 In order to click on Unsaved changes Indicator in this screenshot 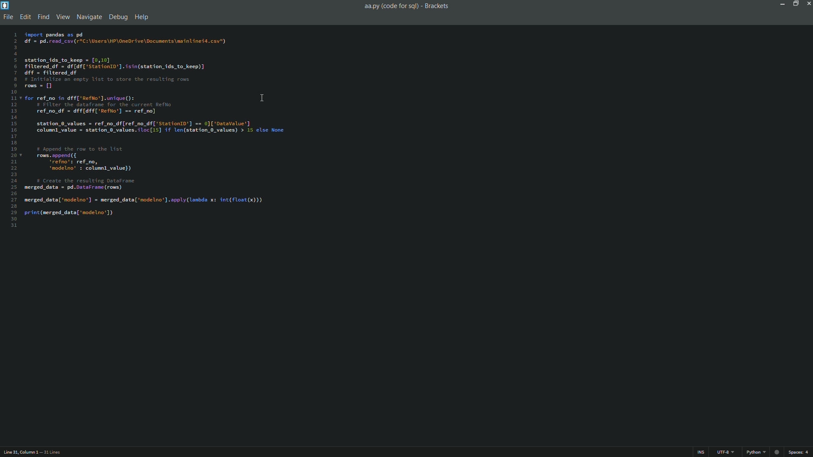, I will do `click(779, 449)`.